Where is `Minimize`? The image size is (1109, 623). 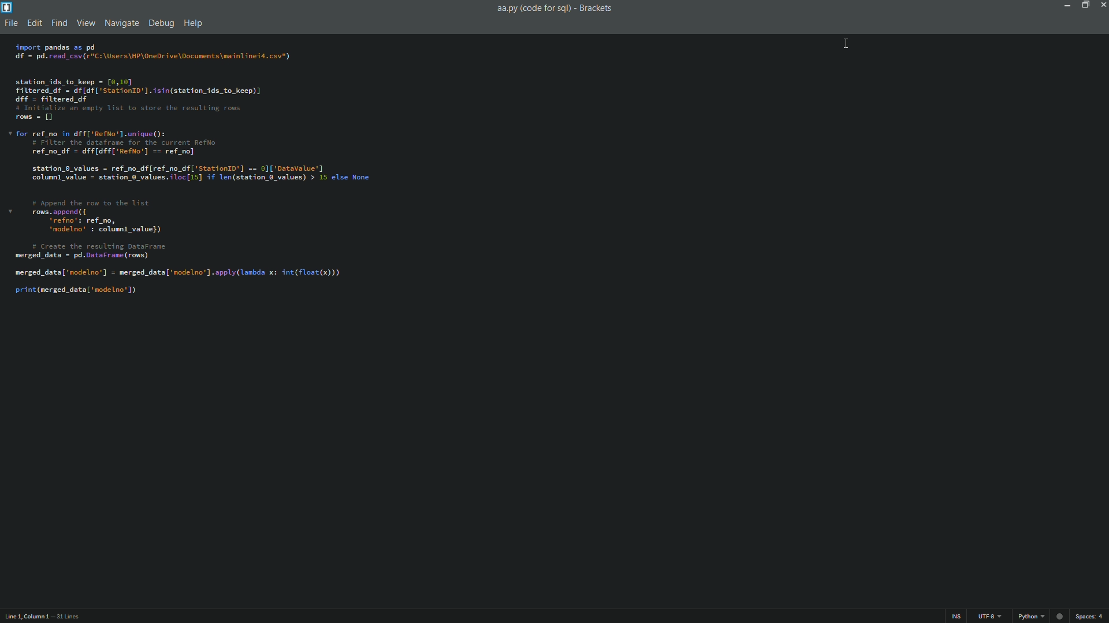 Minimize is located at coordinates (1065, 18).